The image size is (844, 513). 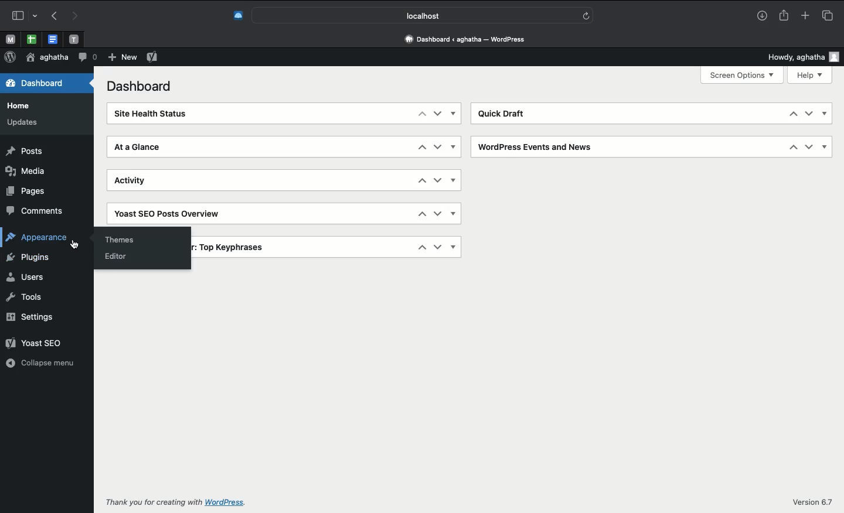 I want to click on Forward, so click(x=76, y=16).